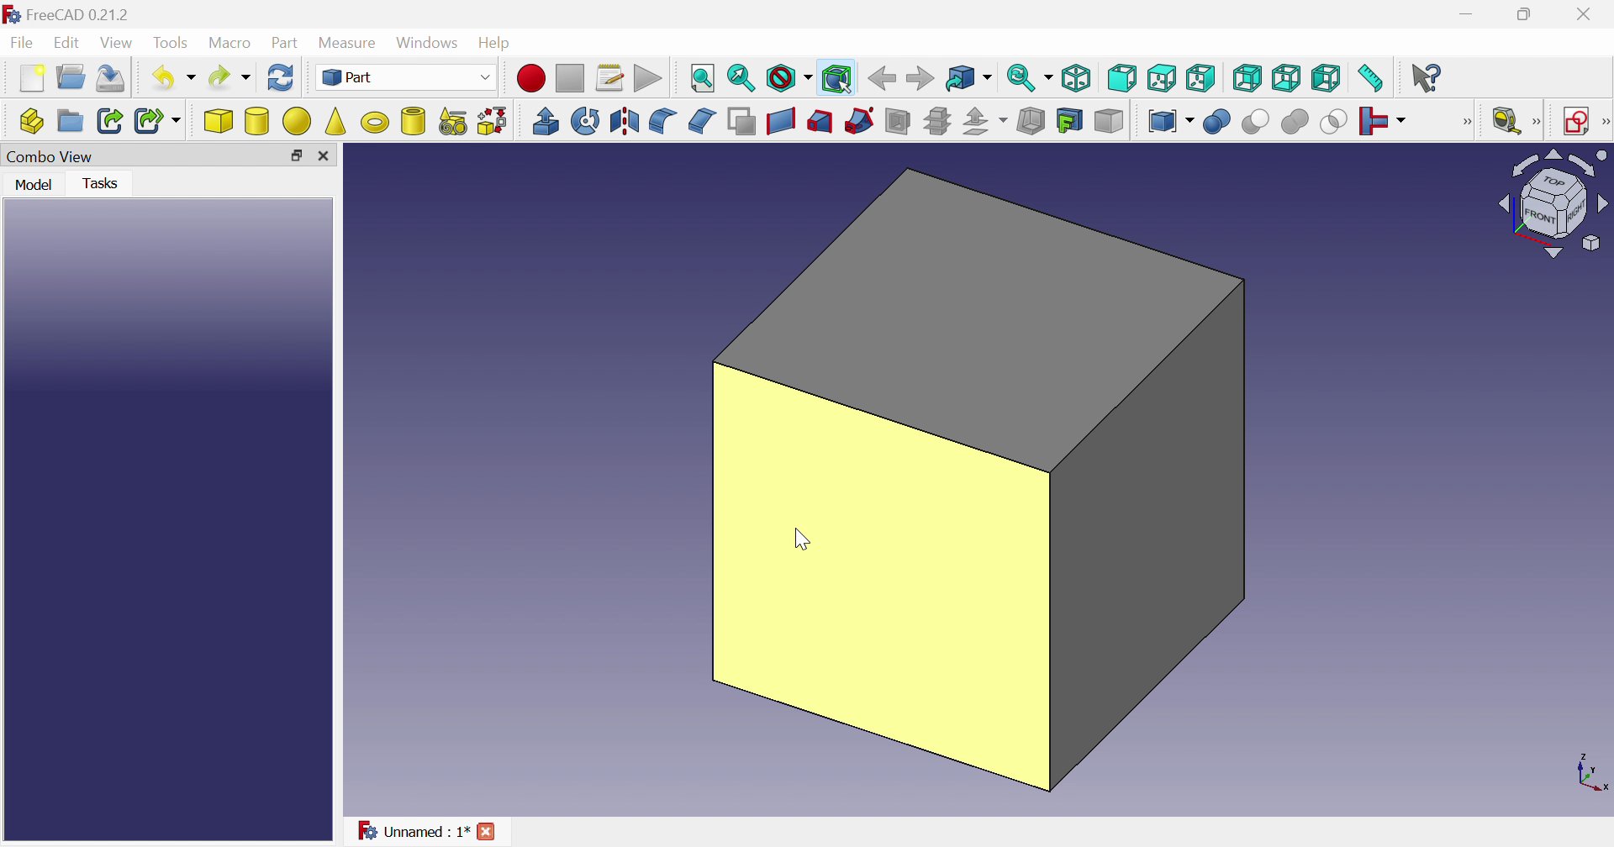 The height and width of the screenshot is (847, 1614). What do you see at coordinates (978, 481) in the screenshot?
I see `Cube` at bounding box center [978, 481].